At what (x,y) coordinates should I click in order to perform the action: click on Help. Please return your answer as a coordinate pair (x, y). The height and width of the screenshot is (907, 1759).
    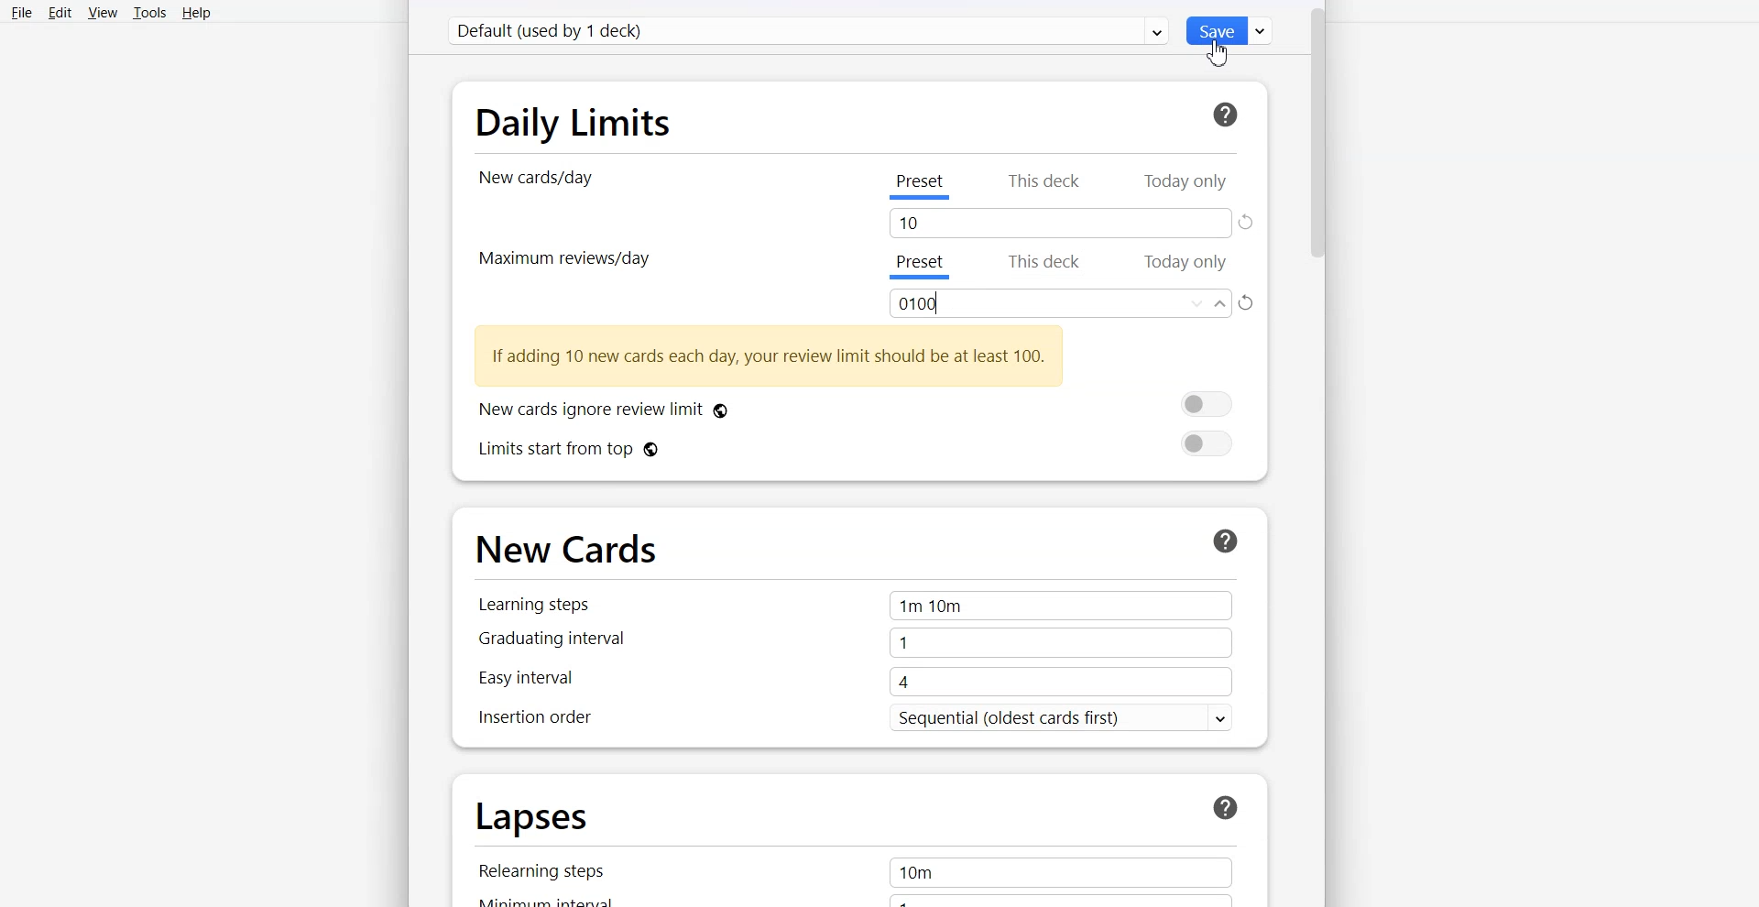
    Looking at the image, I should click on (1224, 540).